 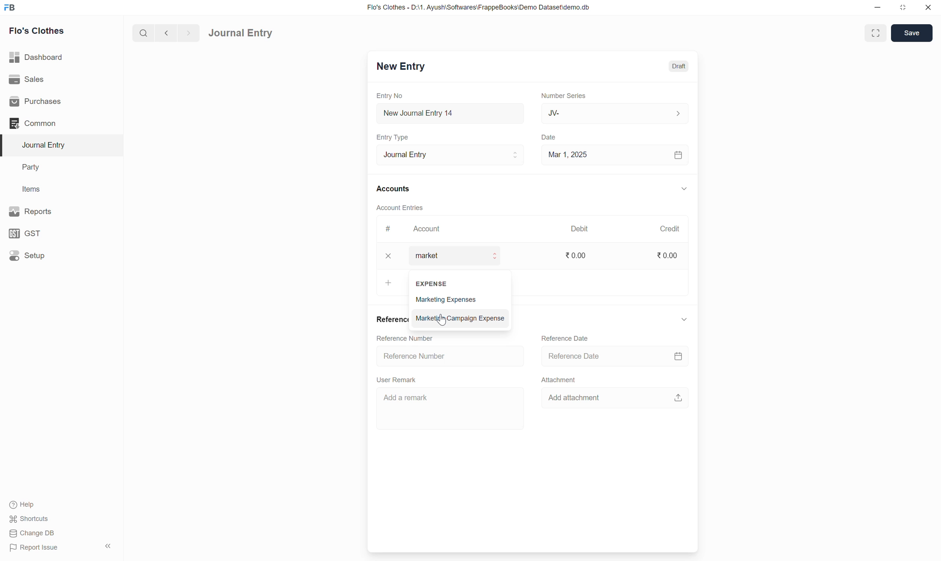 I want to click on Reference number, so click(x=412, y=338).